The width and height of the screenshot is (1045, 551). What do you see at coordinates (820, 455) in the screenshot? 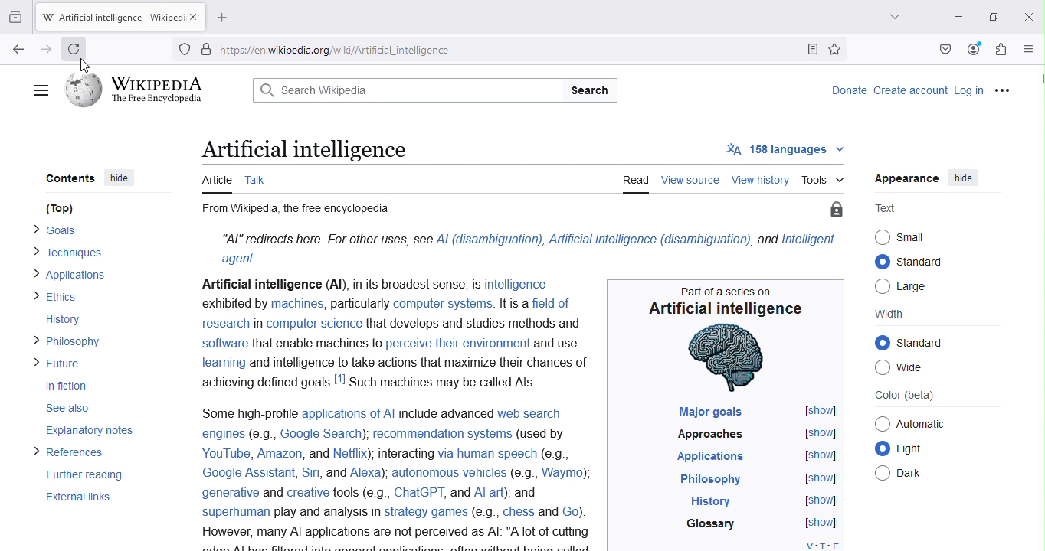
I see `[show]` at bounding box center [820, 455].